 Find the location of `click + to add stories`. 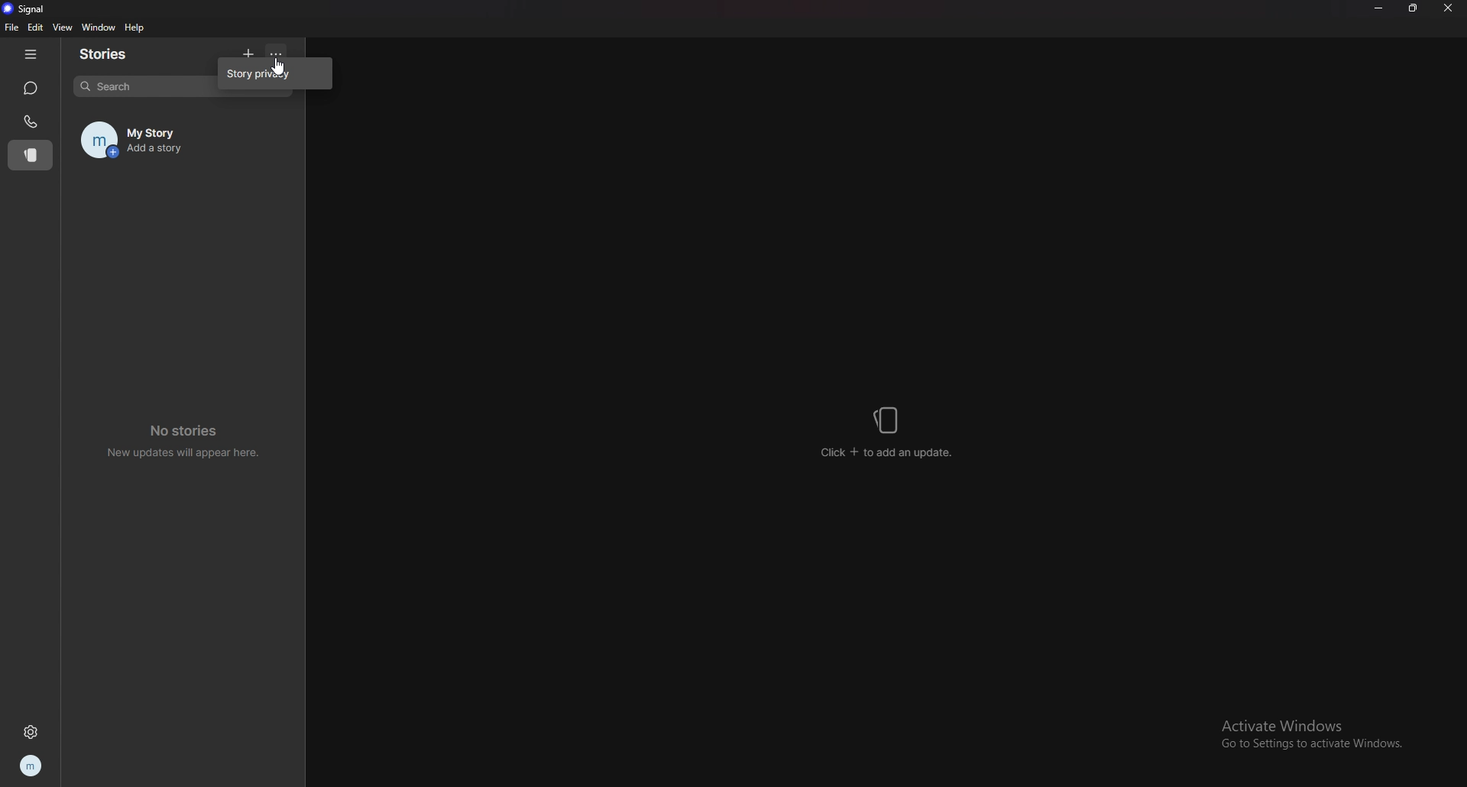

click + to add stories is located at coordinates (892, 433).